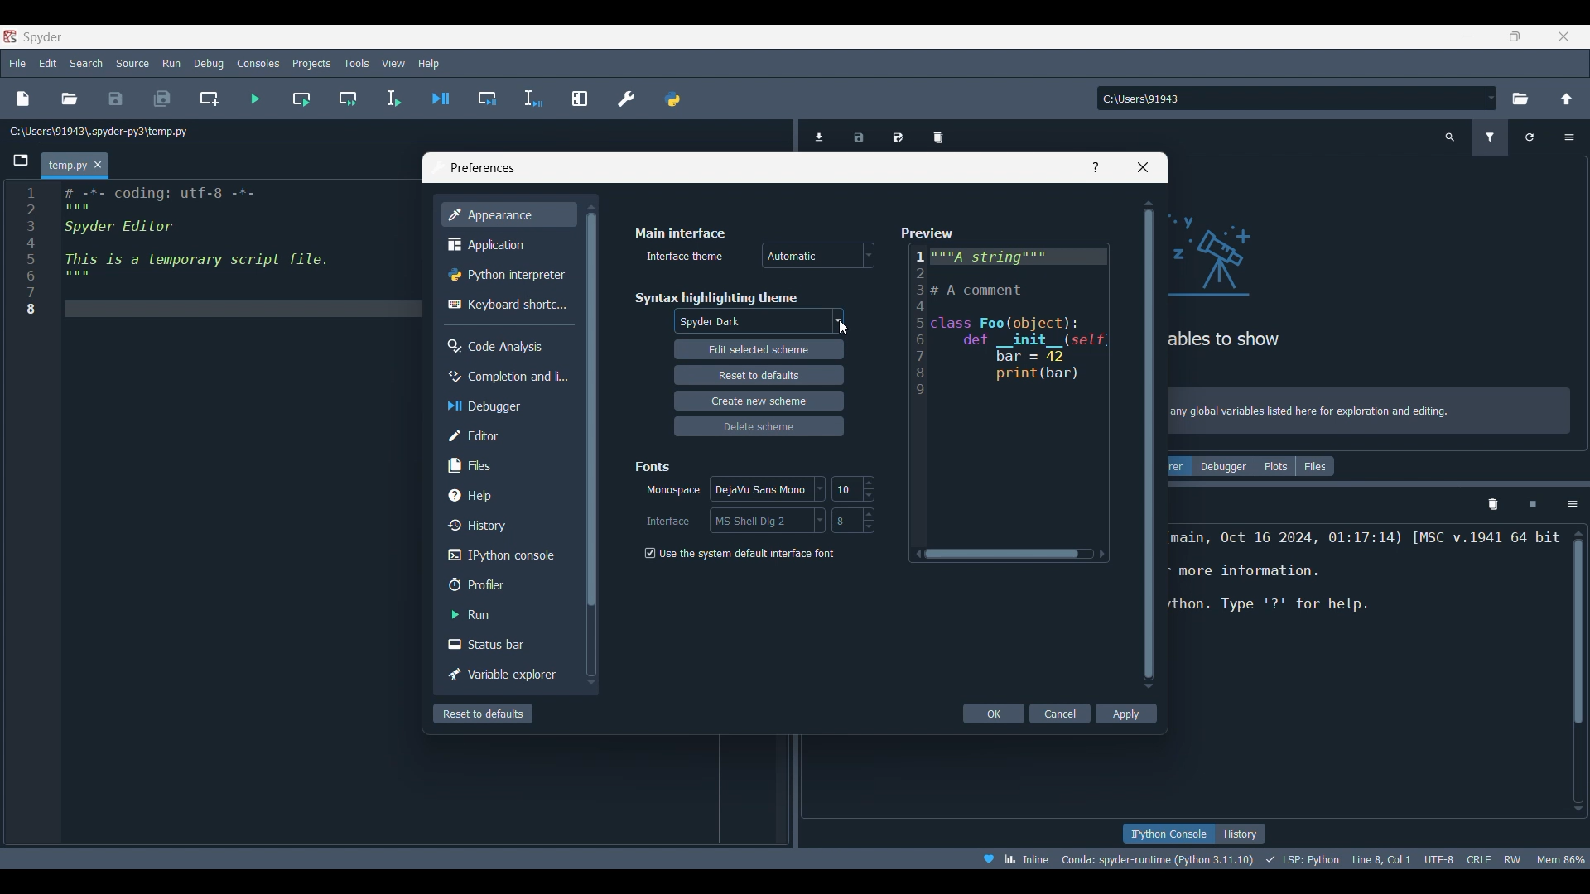 The height and width of the screenshot is (894, 1590). Describe the element at coordinates (995, 714) in the screenshot. I see `OK` at that location.